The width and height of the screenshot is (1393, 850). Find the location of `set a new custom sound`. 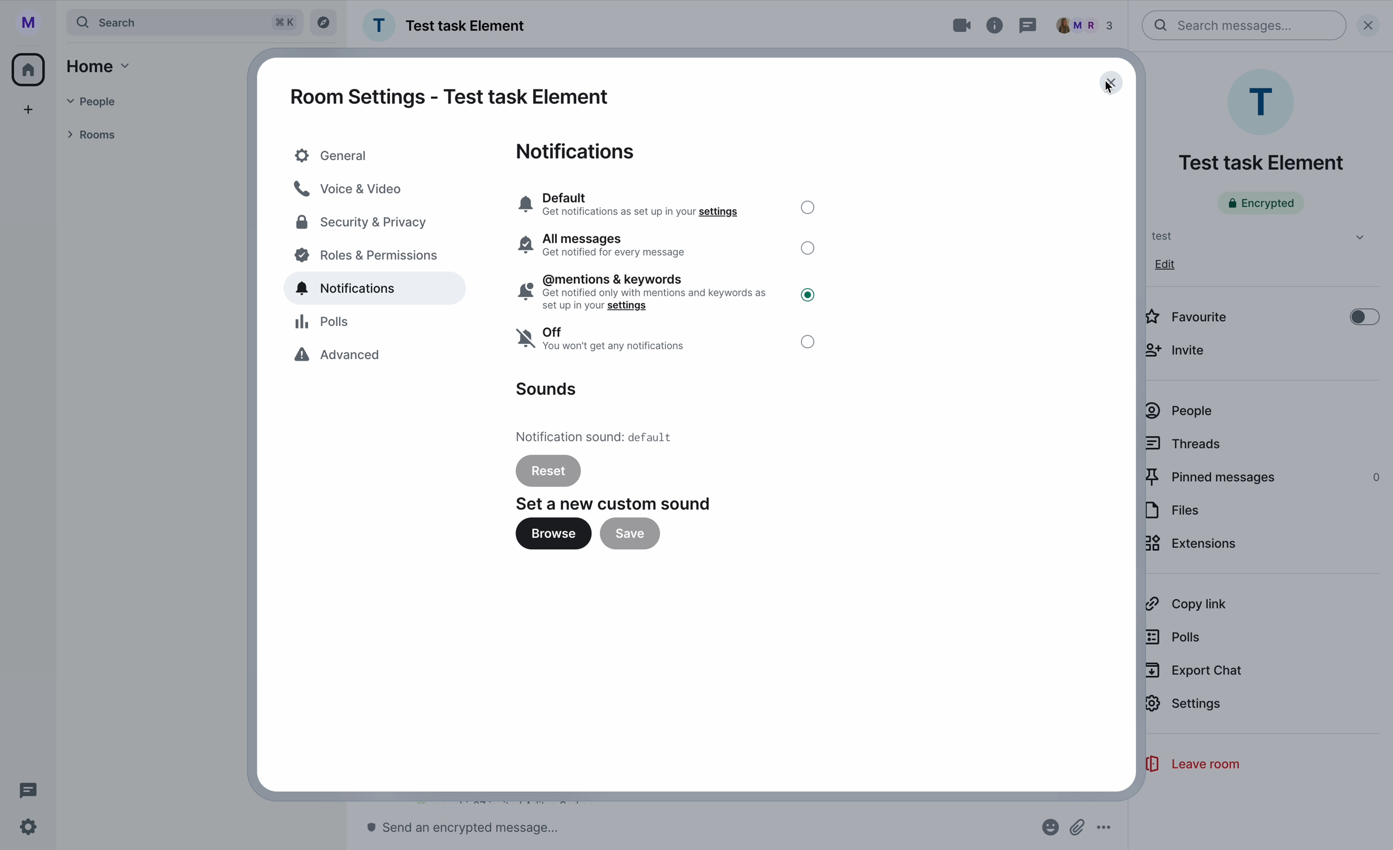

set a new custom sound is located at coordinates (616, 503).